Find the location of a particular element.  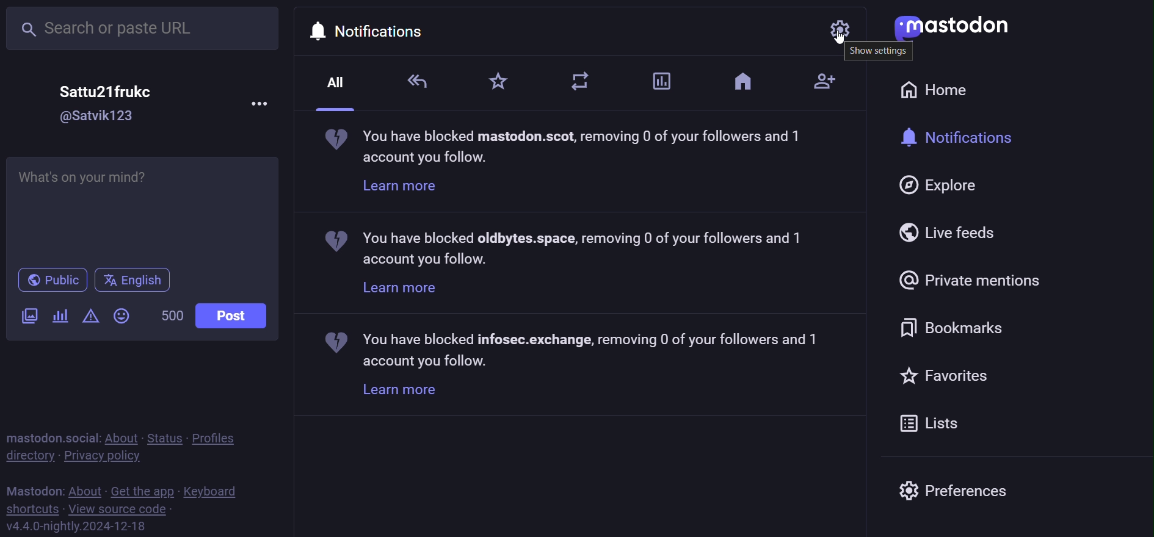

all is located at coordinates (338, 84).